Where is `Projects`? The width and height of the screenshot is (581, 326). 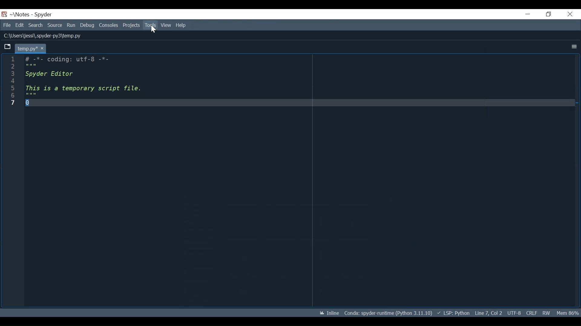 Projects is located at coordinates (131, 25).